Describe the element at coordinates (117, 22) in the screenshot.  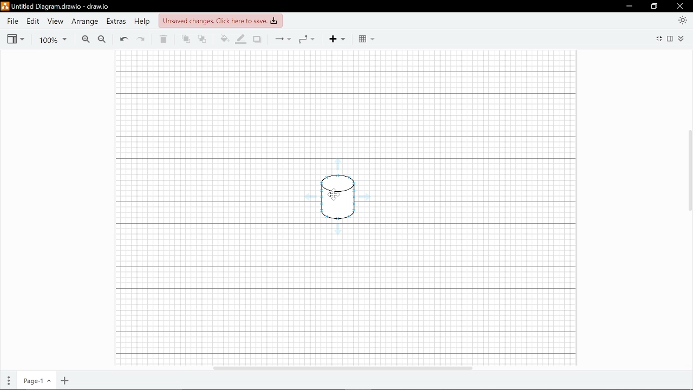
I see `Extras` at that location.